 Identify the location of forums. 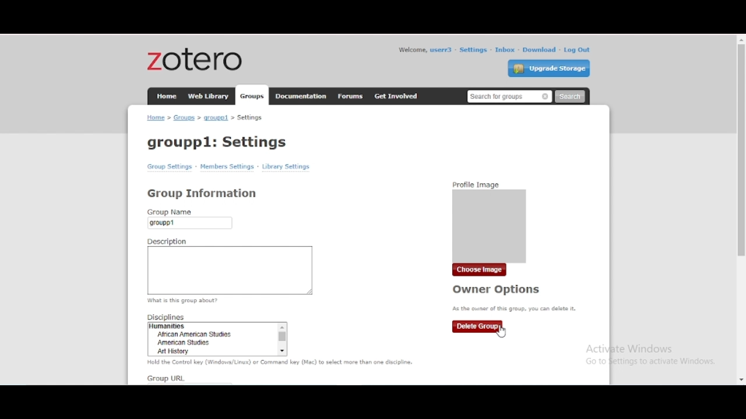
(351, 96).